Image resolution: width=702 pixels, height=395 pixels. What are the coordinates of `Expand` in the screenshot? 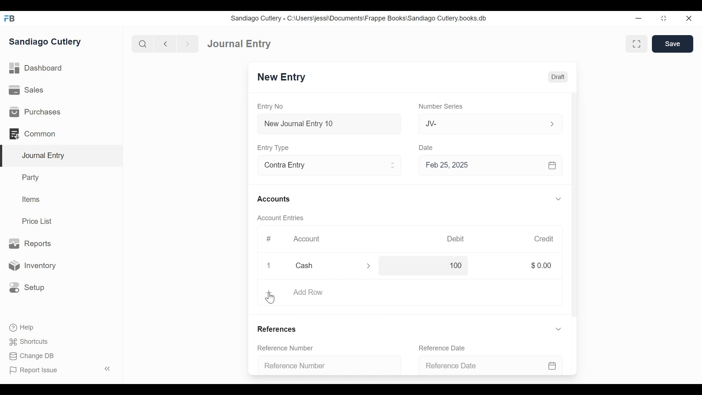 It's located at (559, 330).